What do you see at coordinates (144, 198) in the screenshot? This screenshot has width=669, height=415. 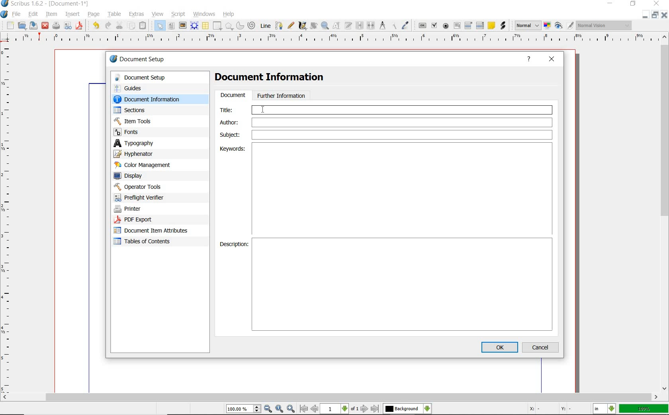 I see `preflight verifier` at bounding box center [144, 198].